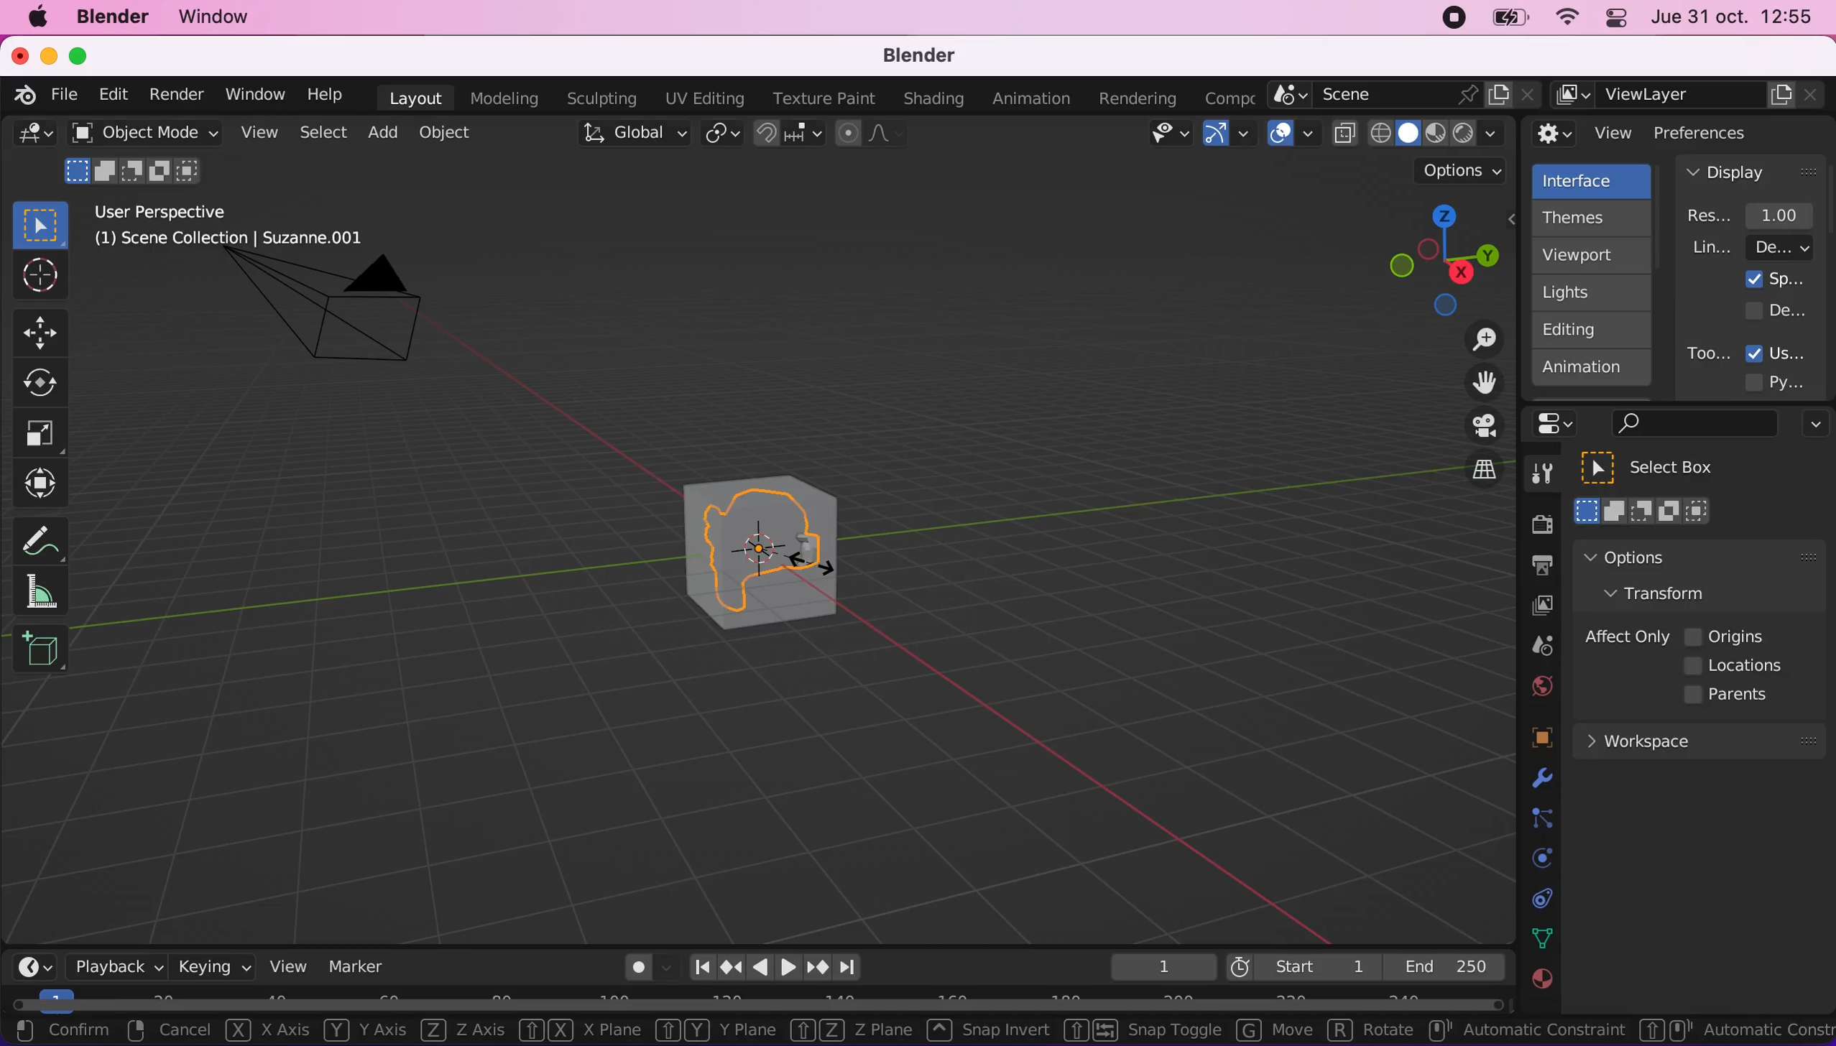 The height and width of the screenshot is (1046, 1836). Describe the element at coordinates (282, 966) in the screenshot. I see `view` at that location.